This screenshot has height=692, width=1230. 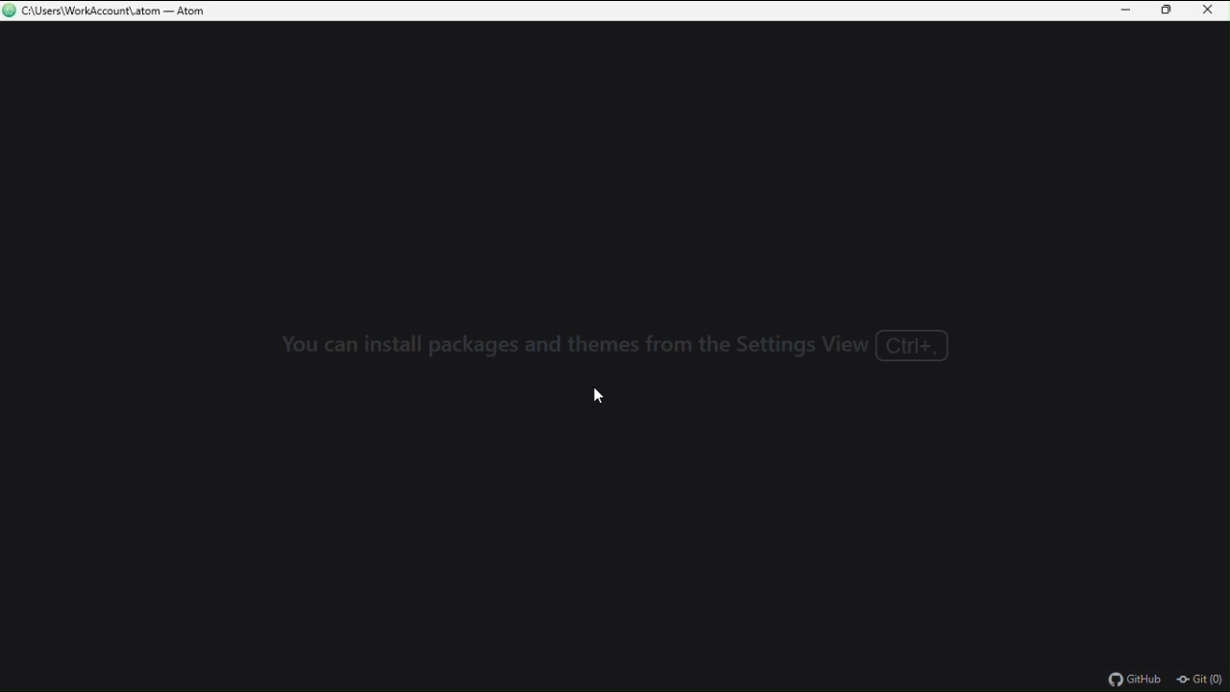 What do you see at coordinates (1202, 680) in the screenshot?
I see `git` at bounding box center [1202, 680].